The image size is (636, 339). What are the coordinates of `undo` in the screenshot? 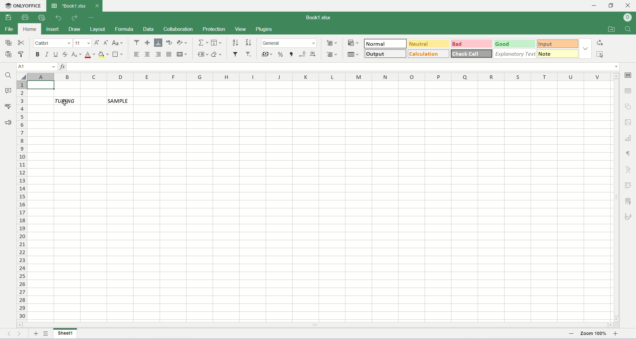 It's located at (59, 18).